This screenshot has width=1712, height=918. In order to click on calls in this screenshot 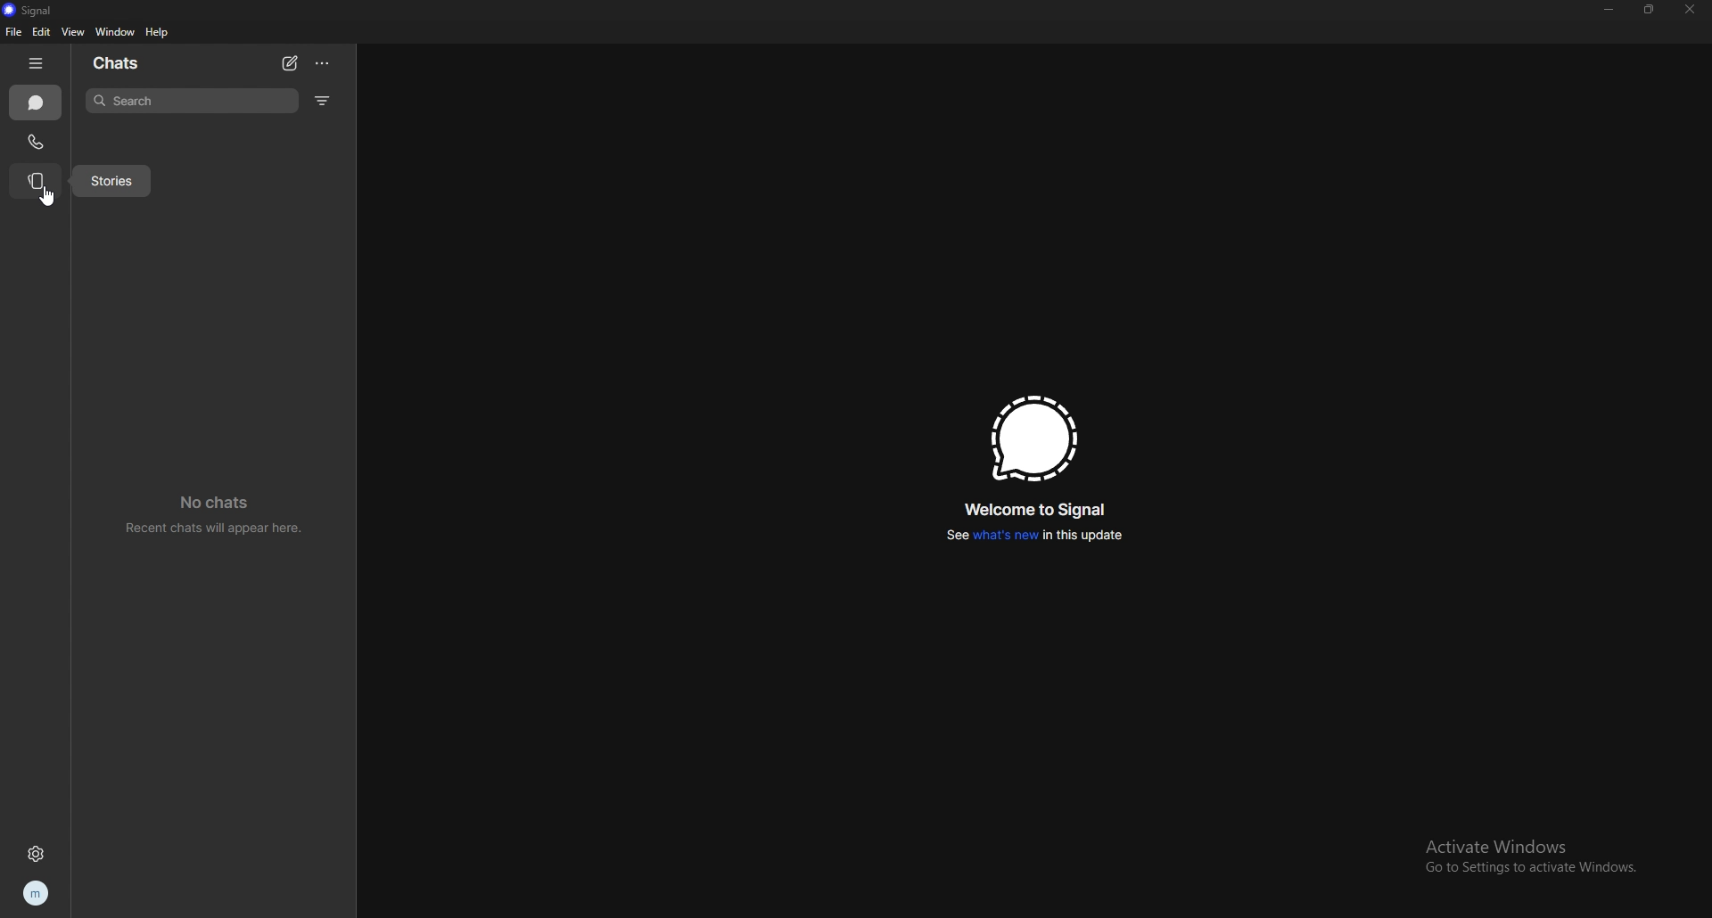, I will do `click(35, 142)`.